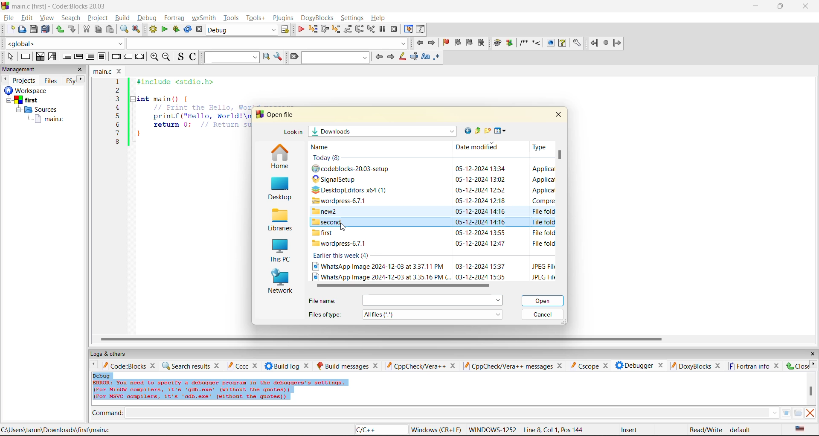 This screenshot has width=819, height=436. I want to click on project, so click(98, 17).